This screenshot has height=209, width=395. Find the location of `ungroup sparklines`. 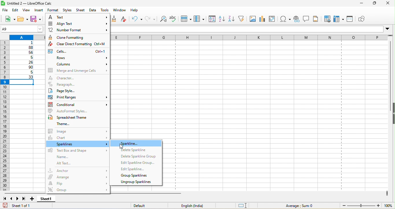

ungroup sparklines is located at coordinates (136, 183).